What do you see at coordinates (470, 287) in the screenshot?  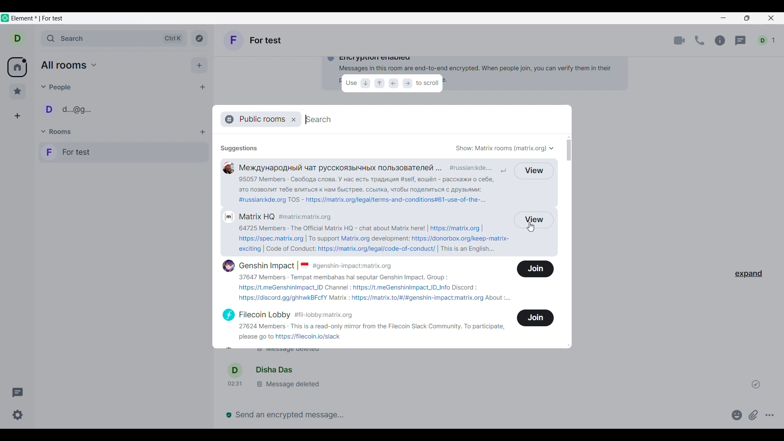 I see `discord:` at bounding box center [470, 287].